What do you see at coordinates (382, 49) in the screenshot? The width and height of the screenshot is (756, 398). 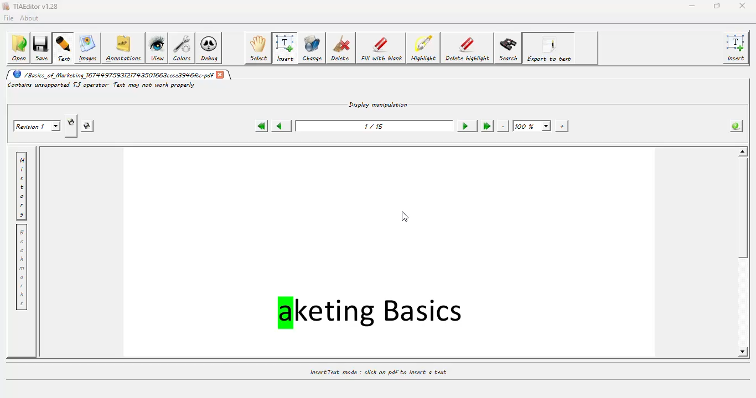 I see `fill with blank` at bounding box center [382, 49].